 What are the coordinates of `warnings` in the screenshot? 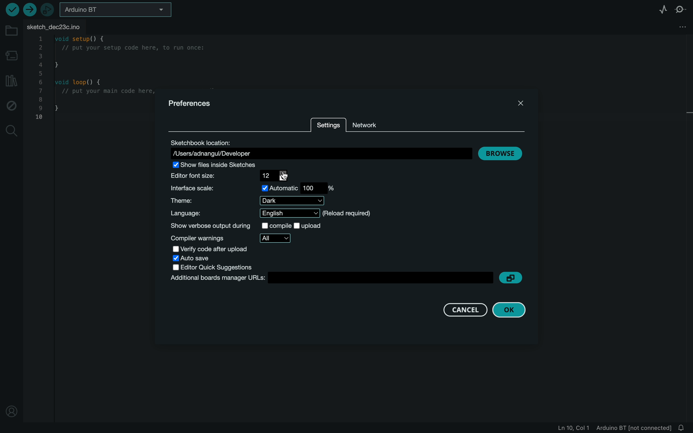 It's located at (235, 238).